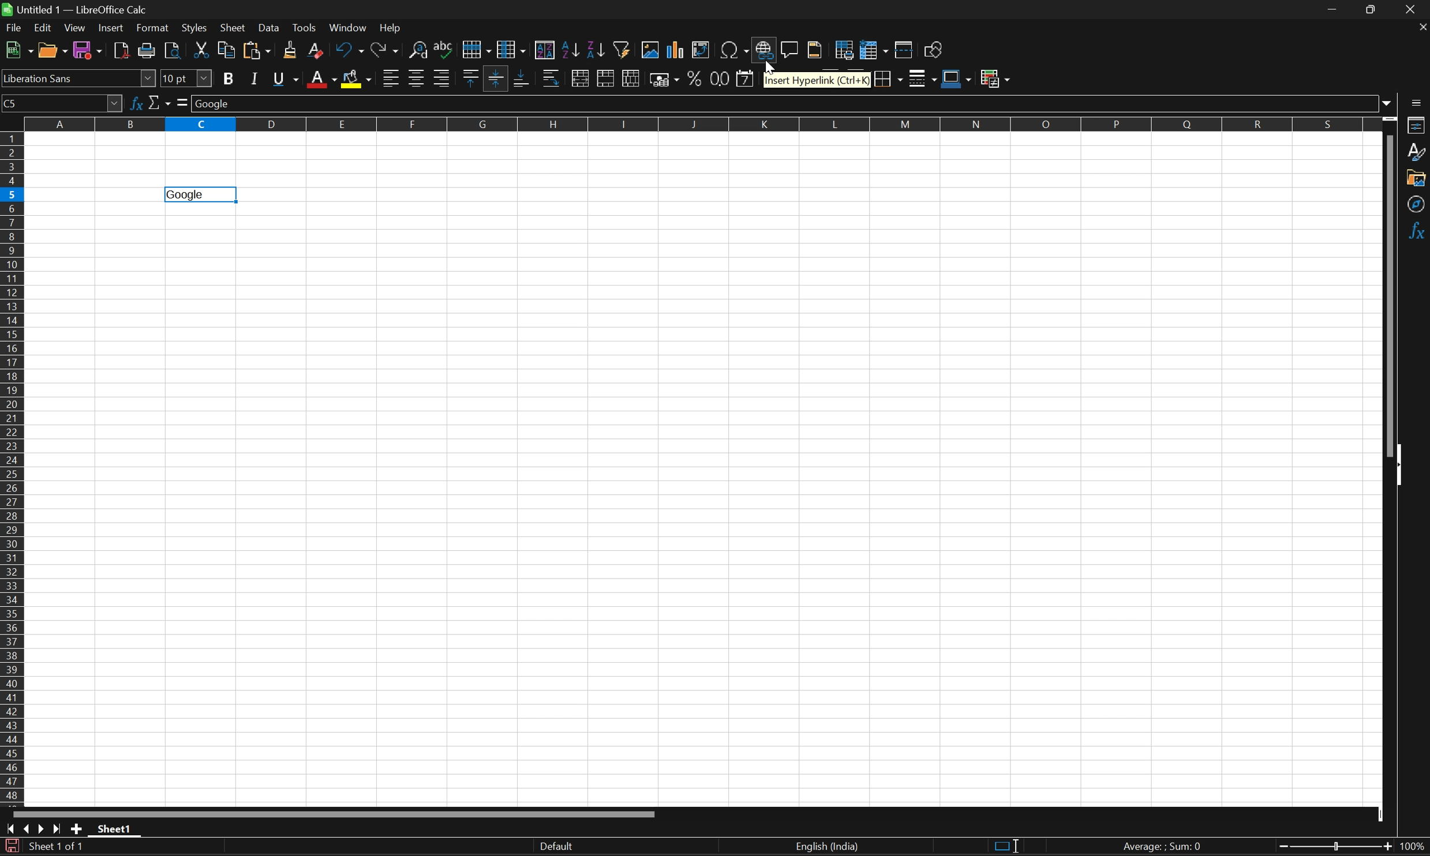  Describe the element at coordinates (1417, 178) in the screenshot. I see `Gallery` at that location.